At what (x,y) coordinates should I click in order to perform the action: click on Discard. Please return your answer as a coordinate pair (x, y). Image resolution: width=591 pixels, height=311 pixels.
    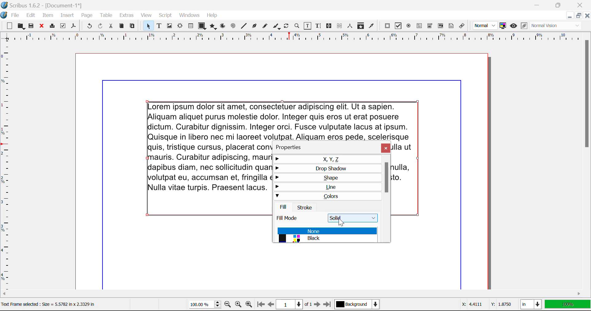
    Looking at the image, I should click on (41, 26).